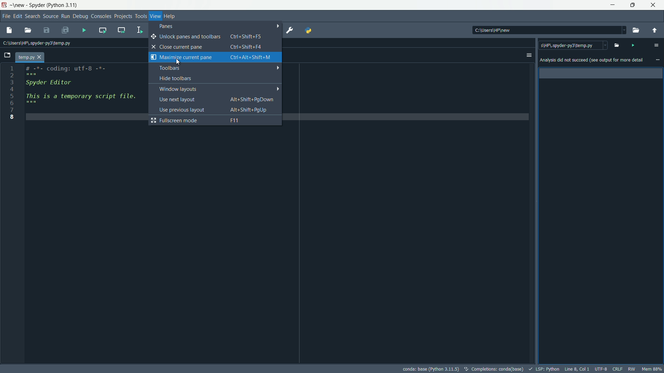 The width and height of the screenshot is (664, 373). Describe the element at coordinates (178, 62) in the screenshot. I see `cursor` at that location.